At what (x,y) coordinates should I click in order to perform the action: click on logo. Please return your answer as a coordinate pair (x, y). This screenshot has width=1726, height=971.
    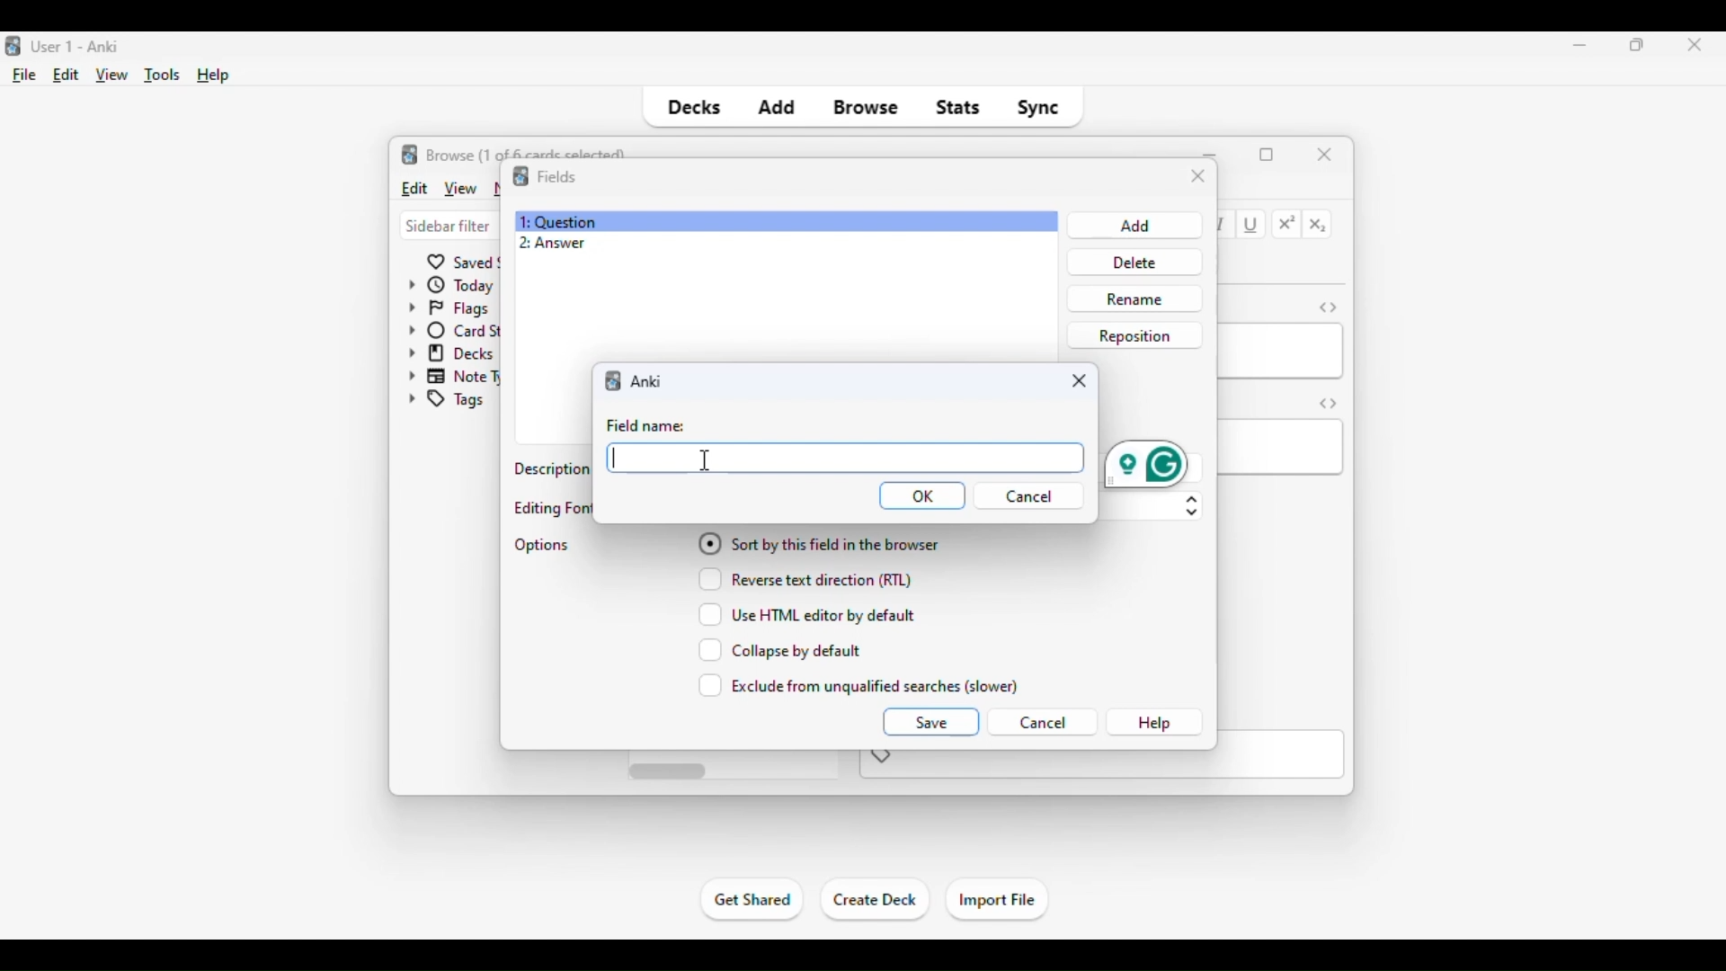
    Looking at the image, I should click on (11, 47).